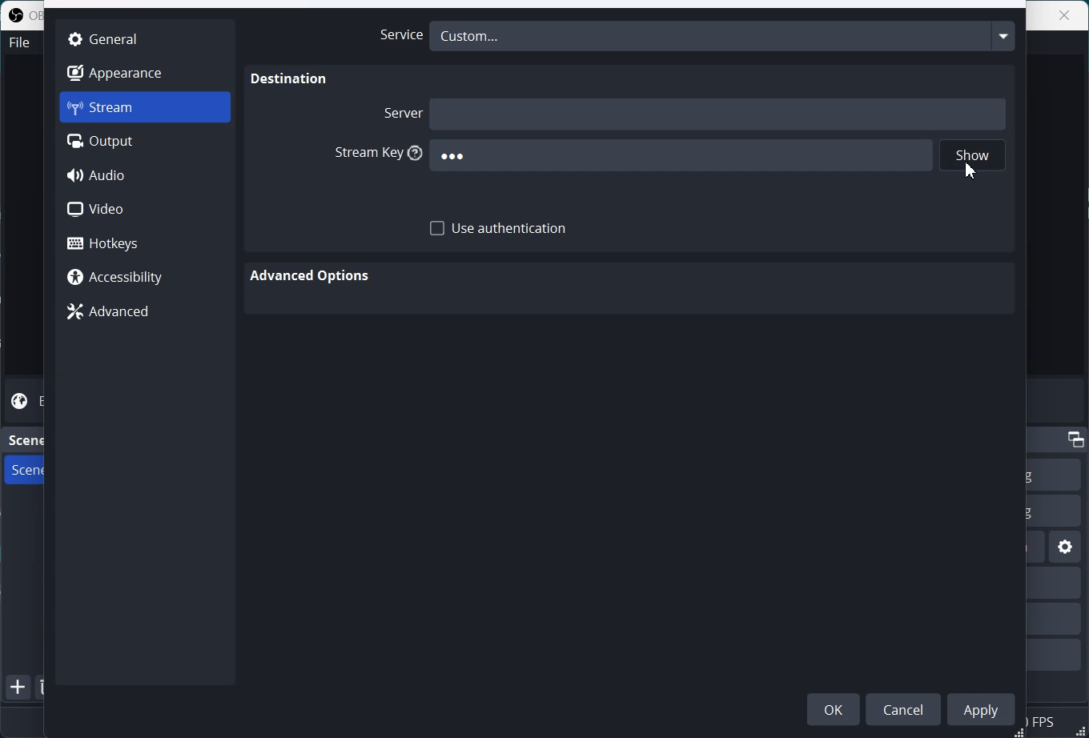  What do you see at coordinates (400, 112) in the screenshot?
I see `Server` at bounding box center [400, 112].